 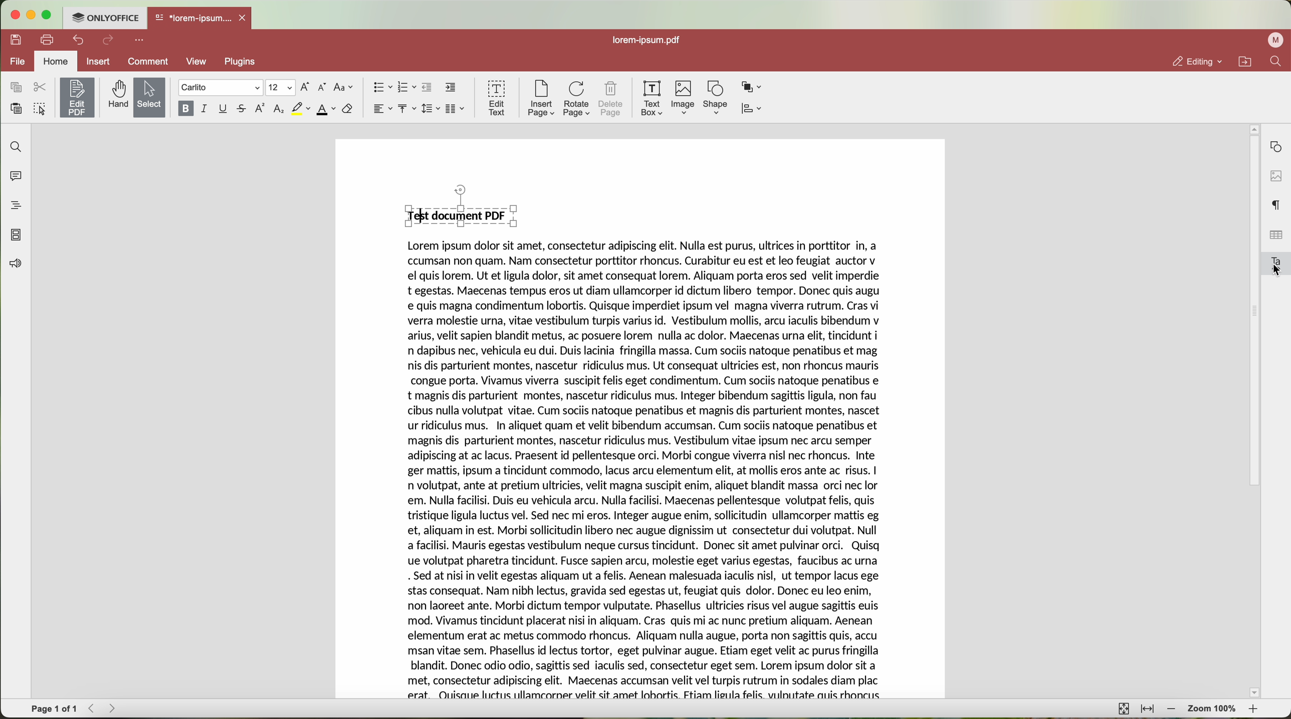 What do you see at coordinates (14, 265) in the screenshot?
I see `feedback & support` at bounding box center [14, 265].